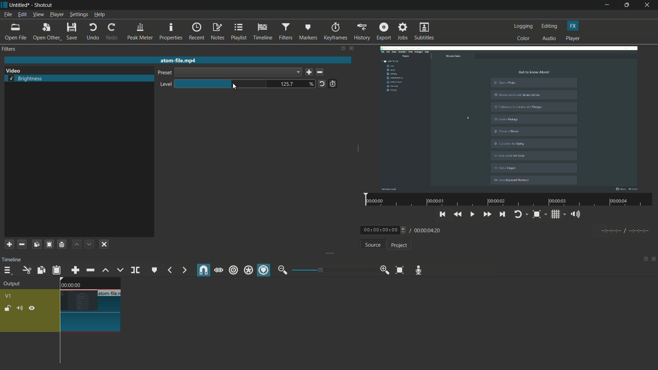  I want to click on timeline, so click(13, 259).